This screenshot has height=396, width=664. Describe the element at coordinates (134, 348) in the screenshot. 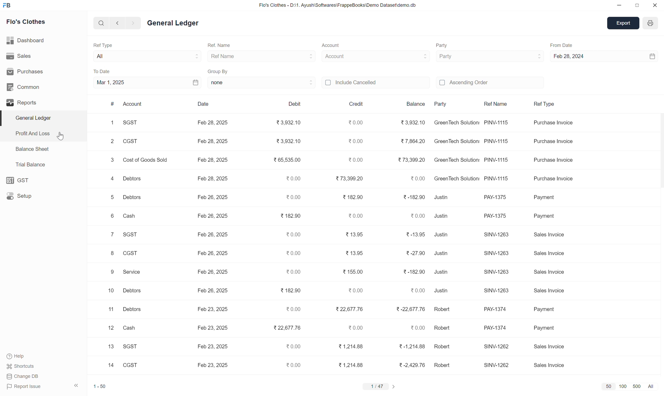

I see `SGST` at that location.